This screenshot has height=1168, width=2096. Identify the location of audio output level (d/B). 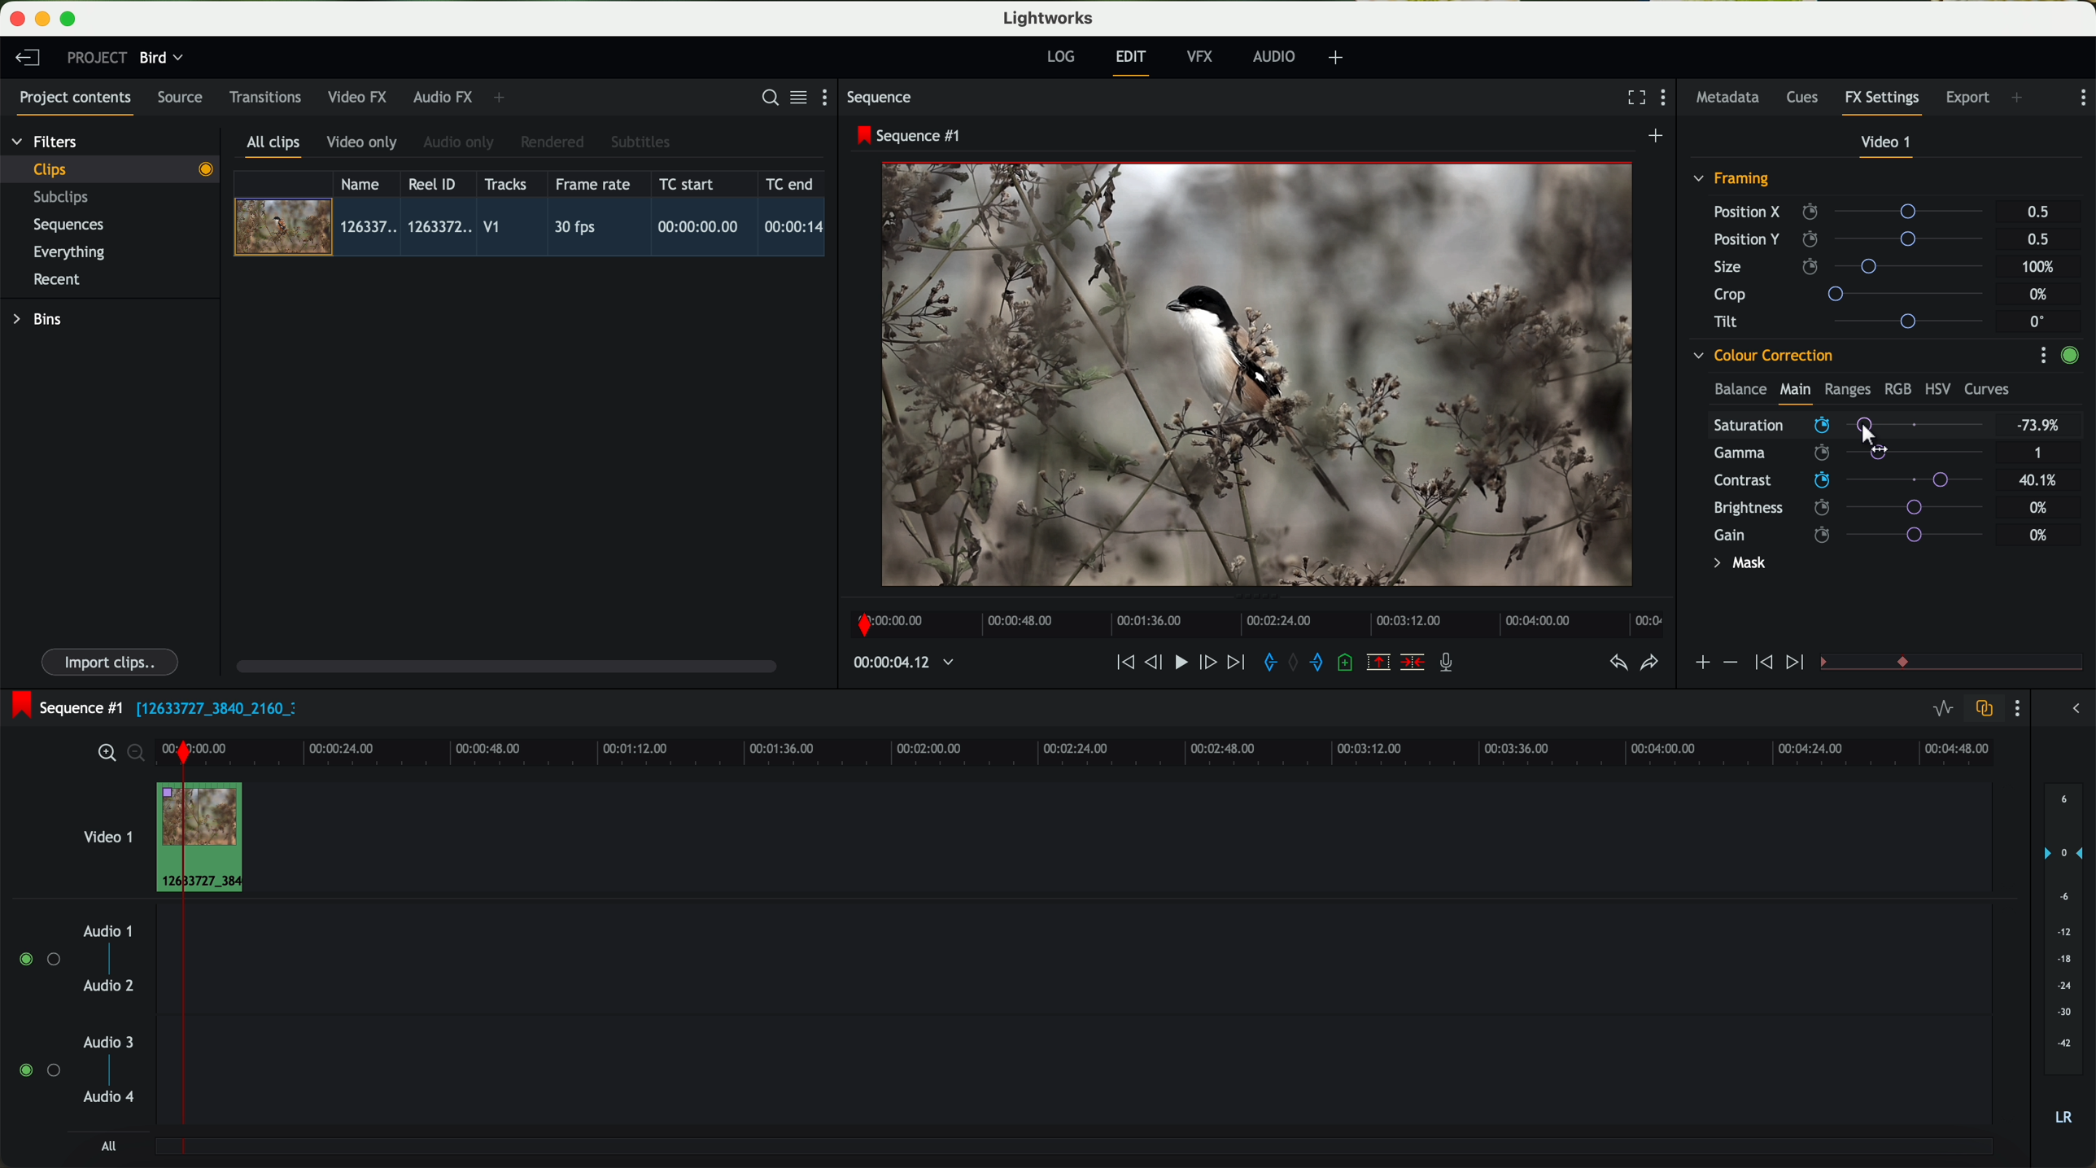
(2064, 960).